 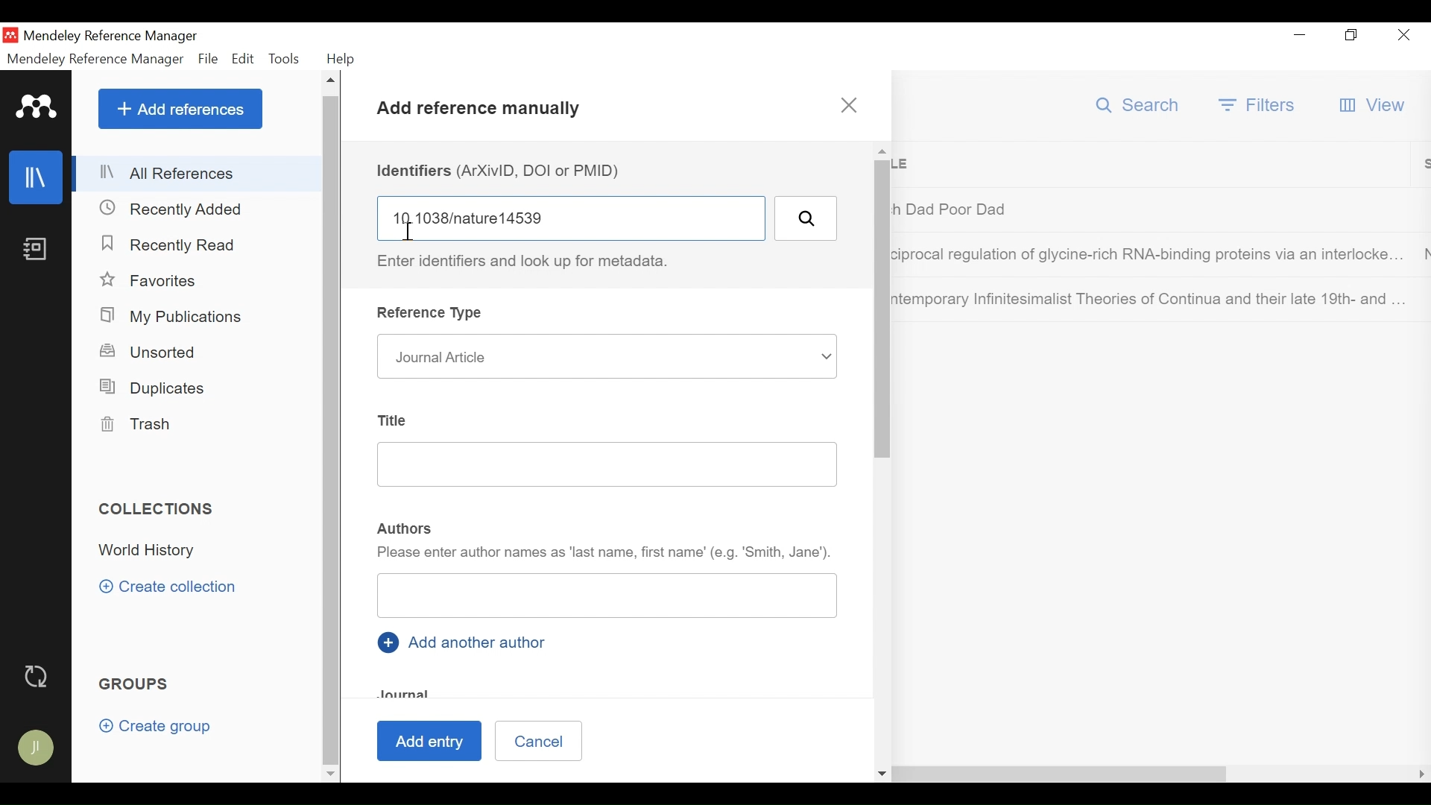 I want to click on Title, so click(x=397, y=421).